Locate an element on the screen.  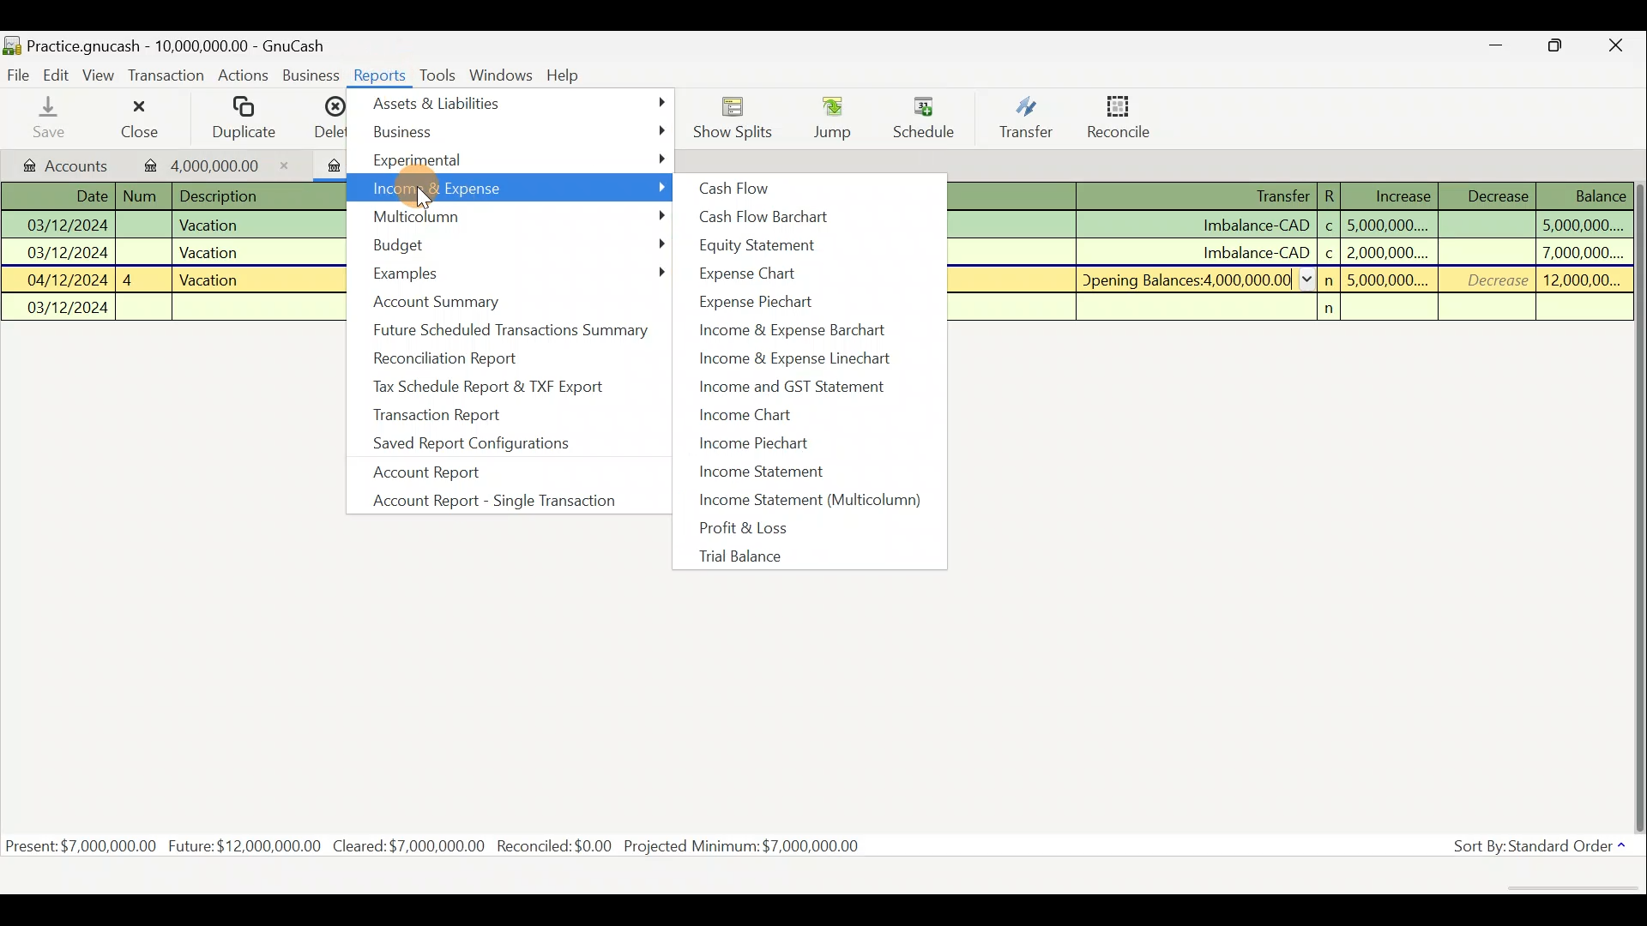
Date is located at coordinates (87, 196).